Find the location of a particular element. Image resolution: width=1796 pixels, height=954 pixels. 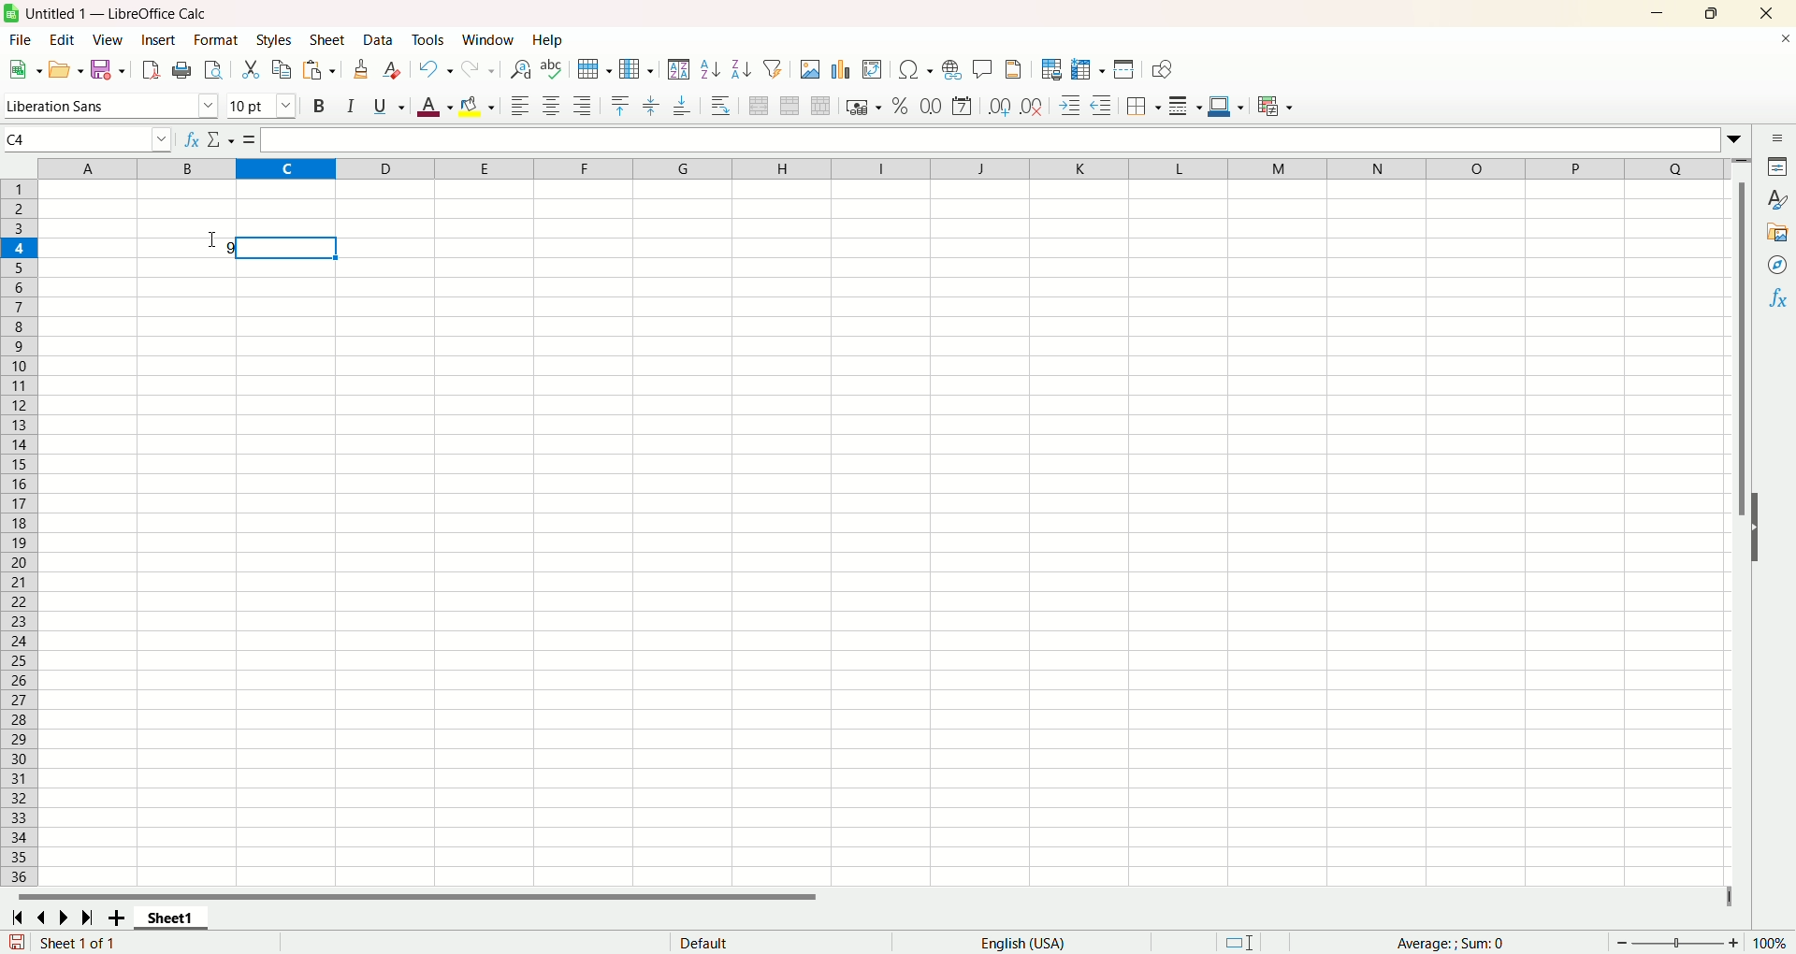

spelling is located at coordinates (551, 70).